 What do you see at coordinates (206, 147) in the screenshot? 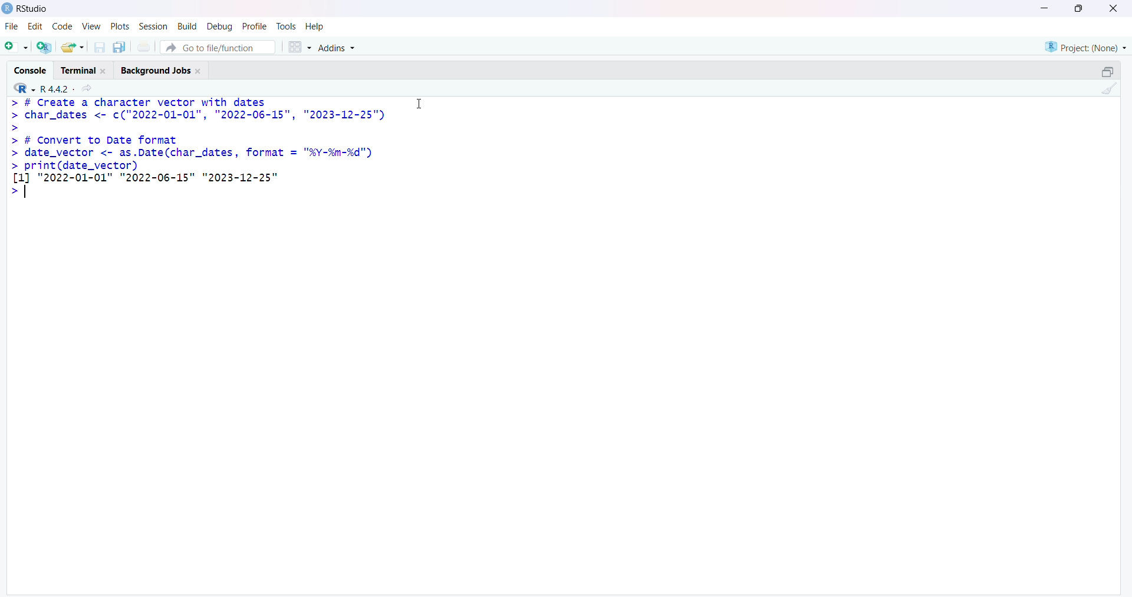
I see `> # Create a character vector with dates

> char_dates <- c("2022-01-01", "2022-06-15", "2023-12-25")
>

> # Convert to Date format

> date_vector <- as.Date(char_dates, format = "%Y-%m-%d")
> print(date_vector)

mw "2022-01-01" "2022-06-15" "2023-12-25"

>` at bounding box center [206, 147].